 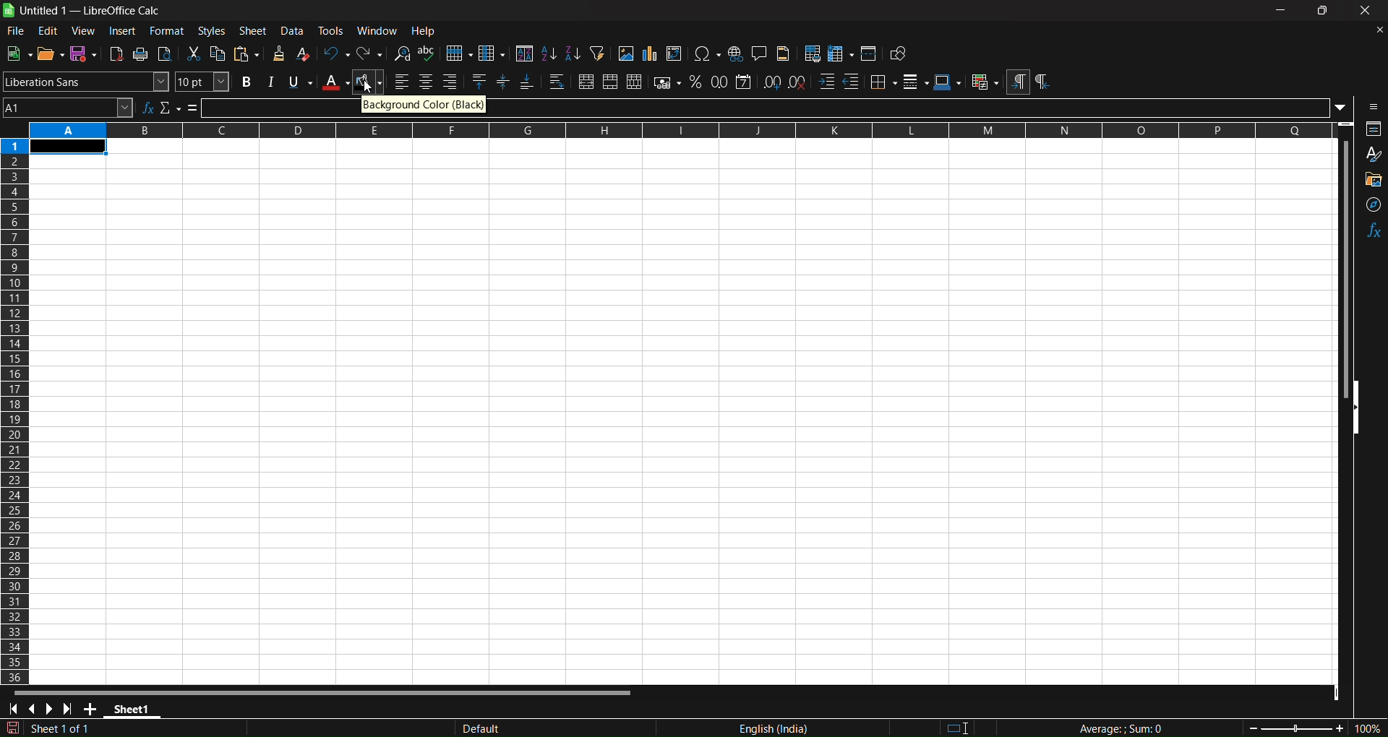 I want to click on Cell 1 background color is changed to black, so click(x=70, y=145).